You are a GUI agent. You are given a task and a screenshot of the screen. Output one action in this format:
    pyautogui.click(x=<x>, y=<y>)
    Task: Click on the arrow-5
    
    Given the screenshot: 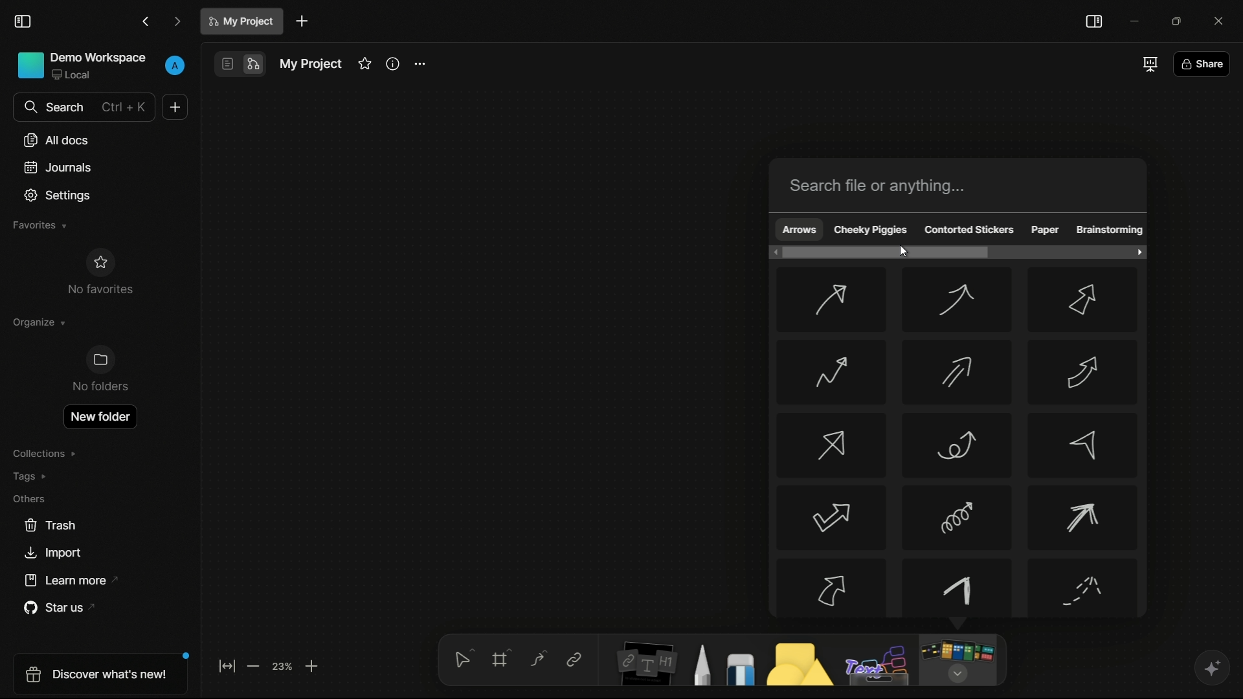 What is the action you would take?
    pyautogui.click(x=955, y=373)
    